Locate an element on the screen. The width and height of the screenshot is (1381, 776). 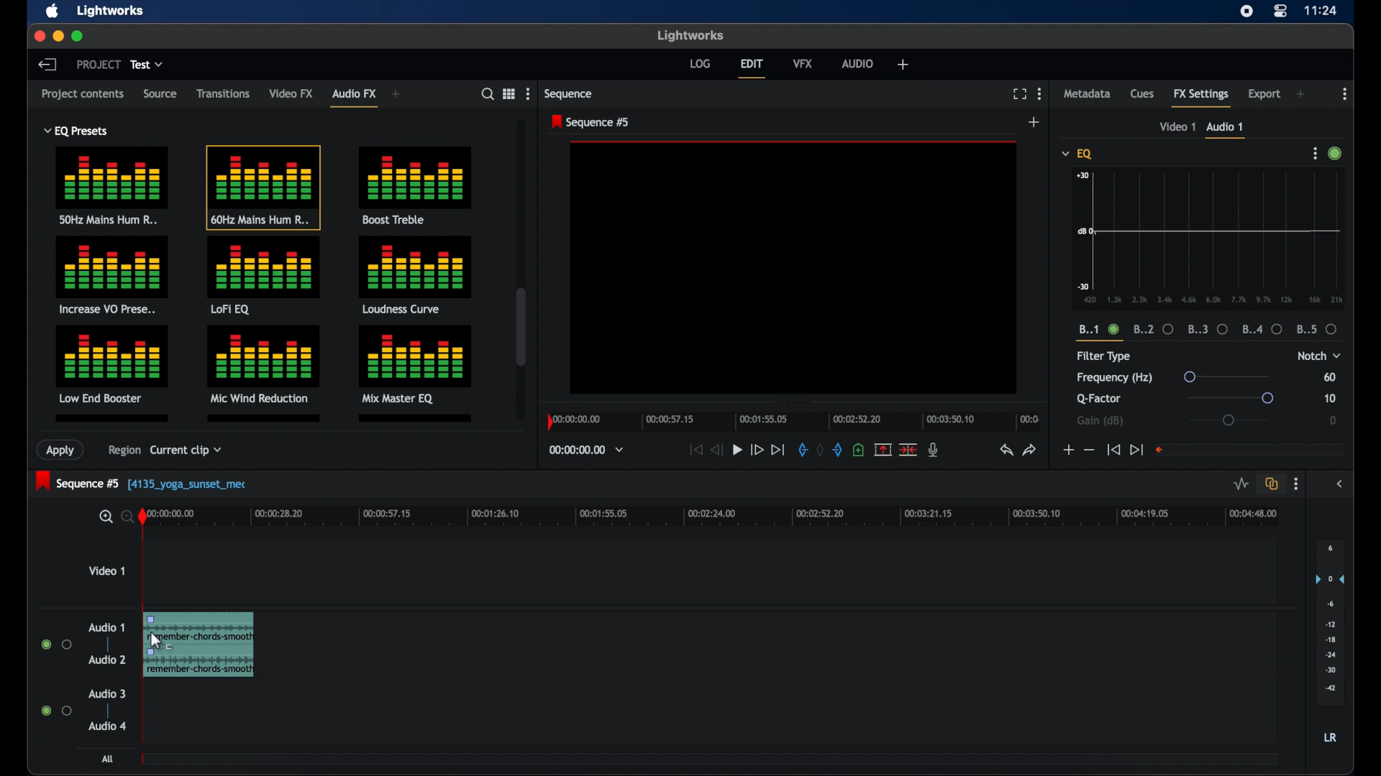
audio 1 is located at coordinates (104, 627).